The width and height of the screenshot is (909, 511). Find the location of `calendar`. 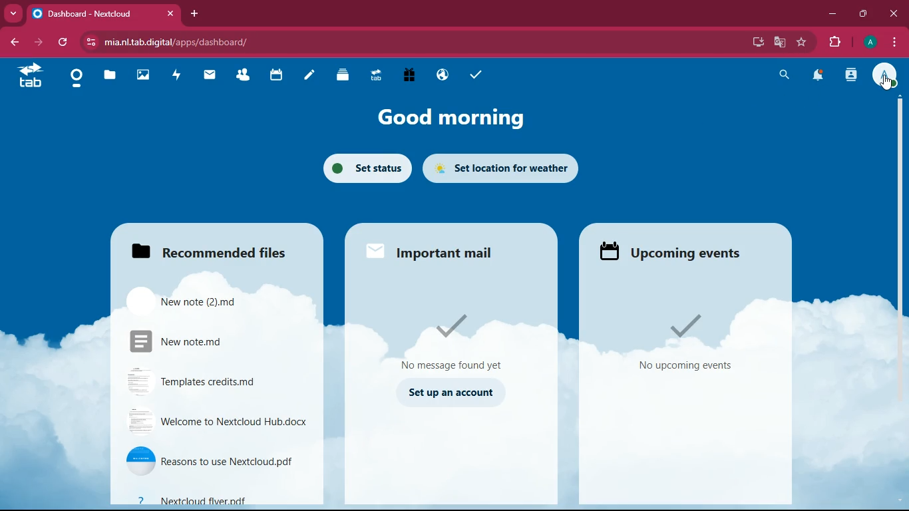

calendar is located at coordinates (276, 76).